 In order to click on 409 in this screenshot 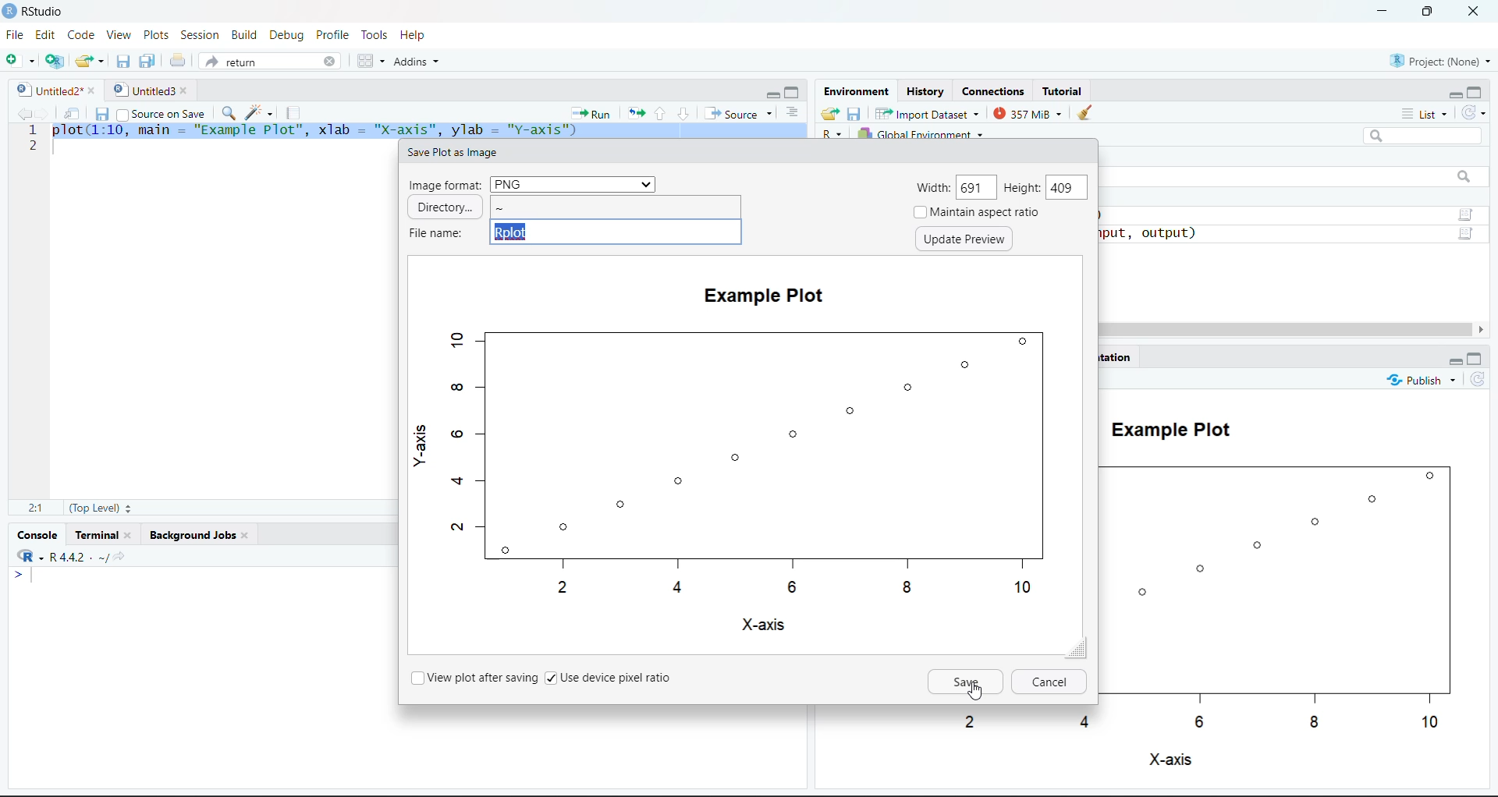, I will do `click(1067, 189)`.